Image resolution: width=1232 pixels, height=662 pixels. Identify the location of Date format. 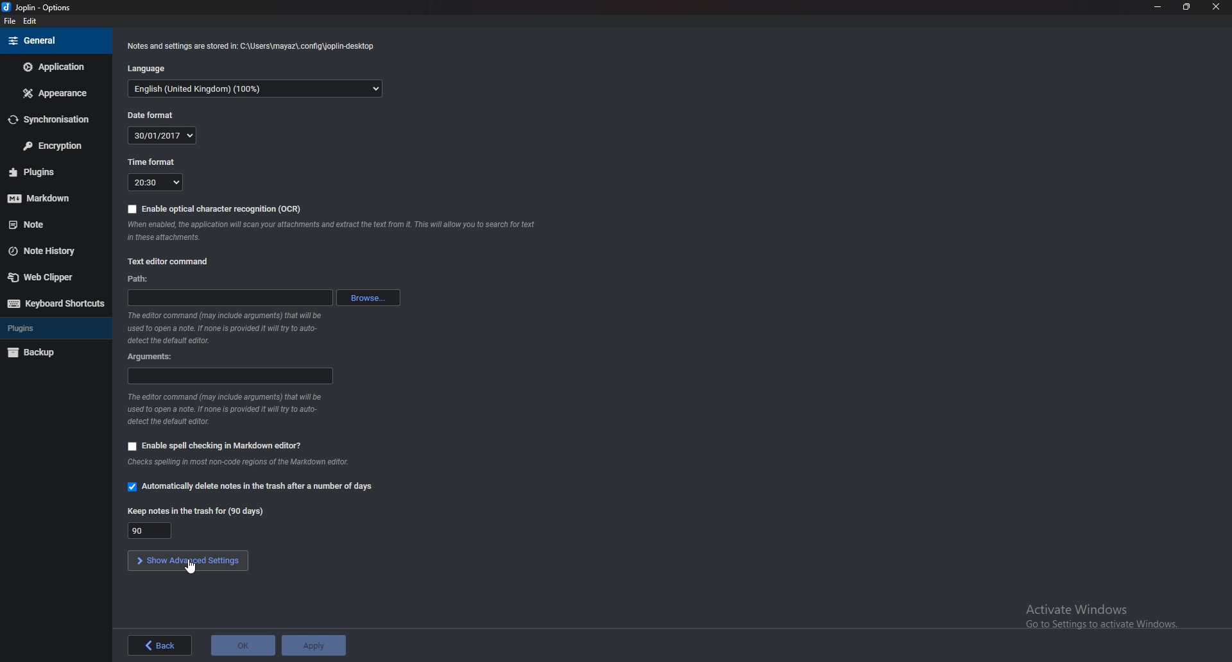
(155, 116).